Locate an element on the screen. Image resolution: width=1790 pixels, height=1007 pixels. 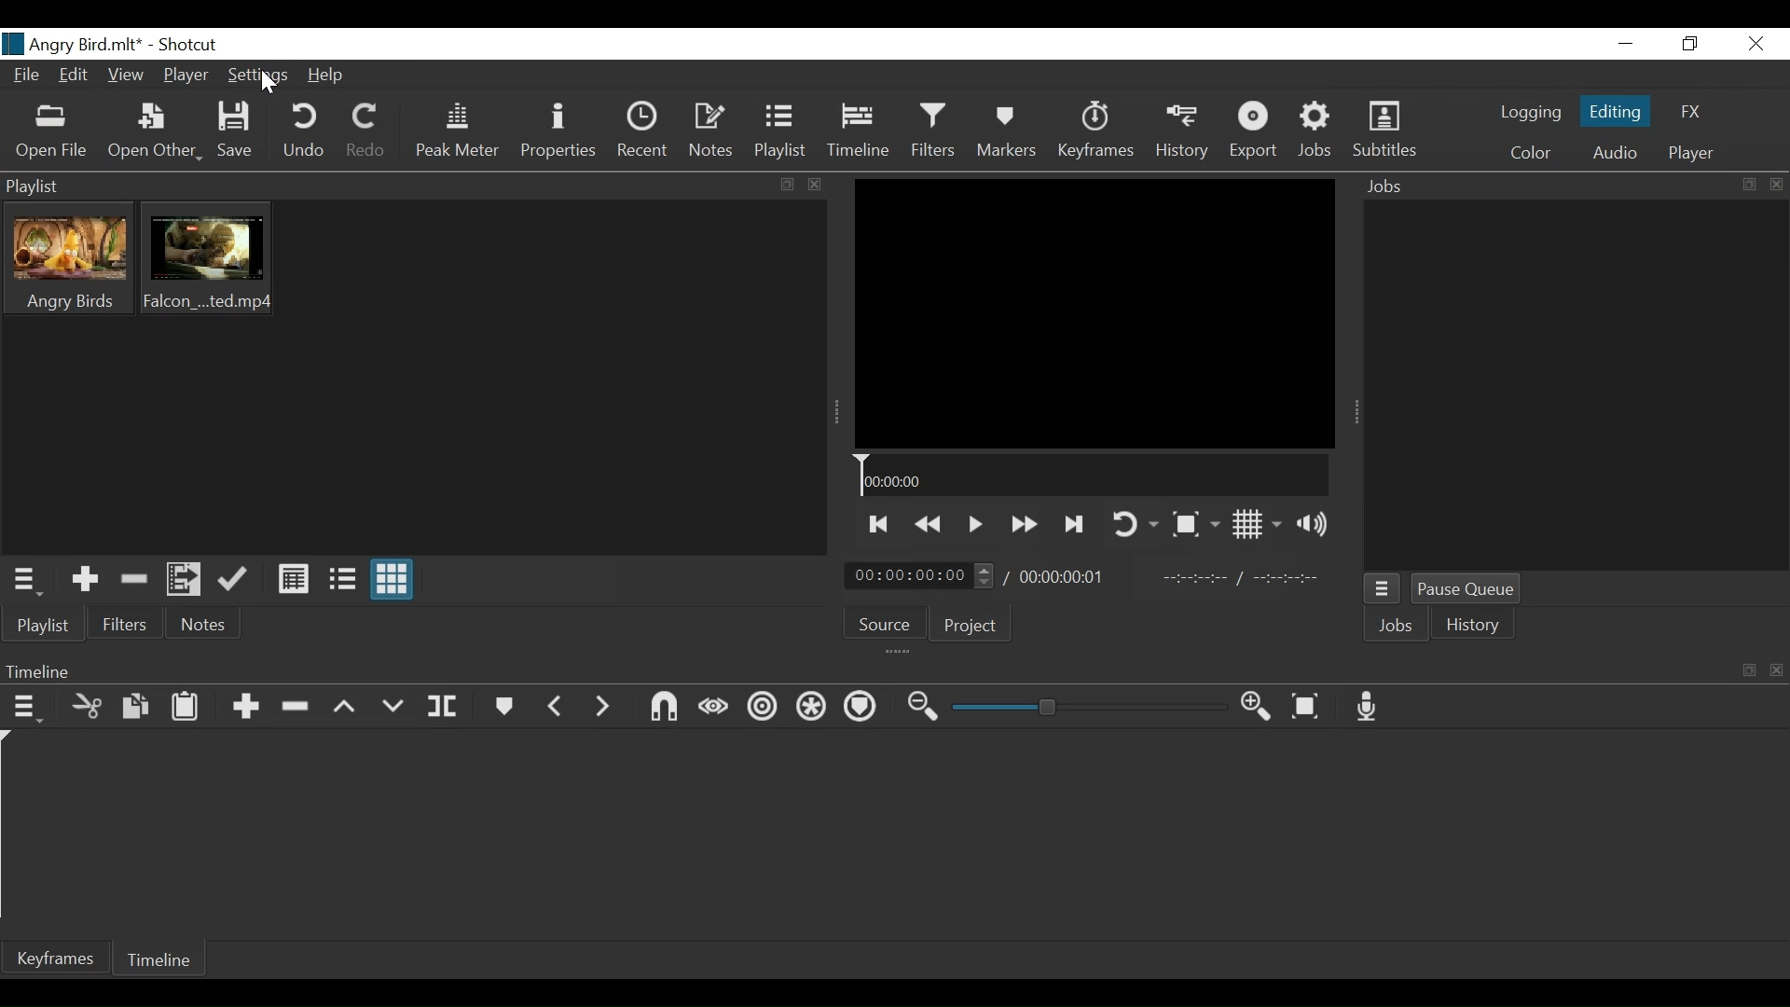
Ripple is located at coordinates (760, 707).